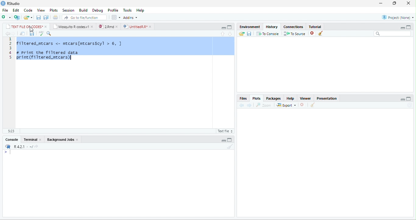 The image size is (416, 220). I want to click on Help, so click(290, 98).